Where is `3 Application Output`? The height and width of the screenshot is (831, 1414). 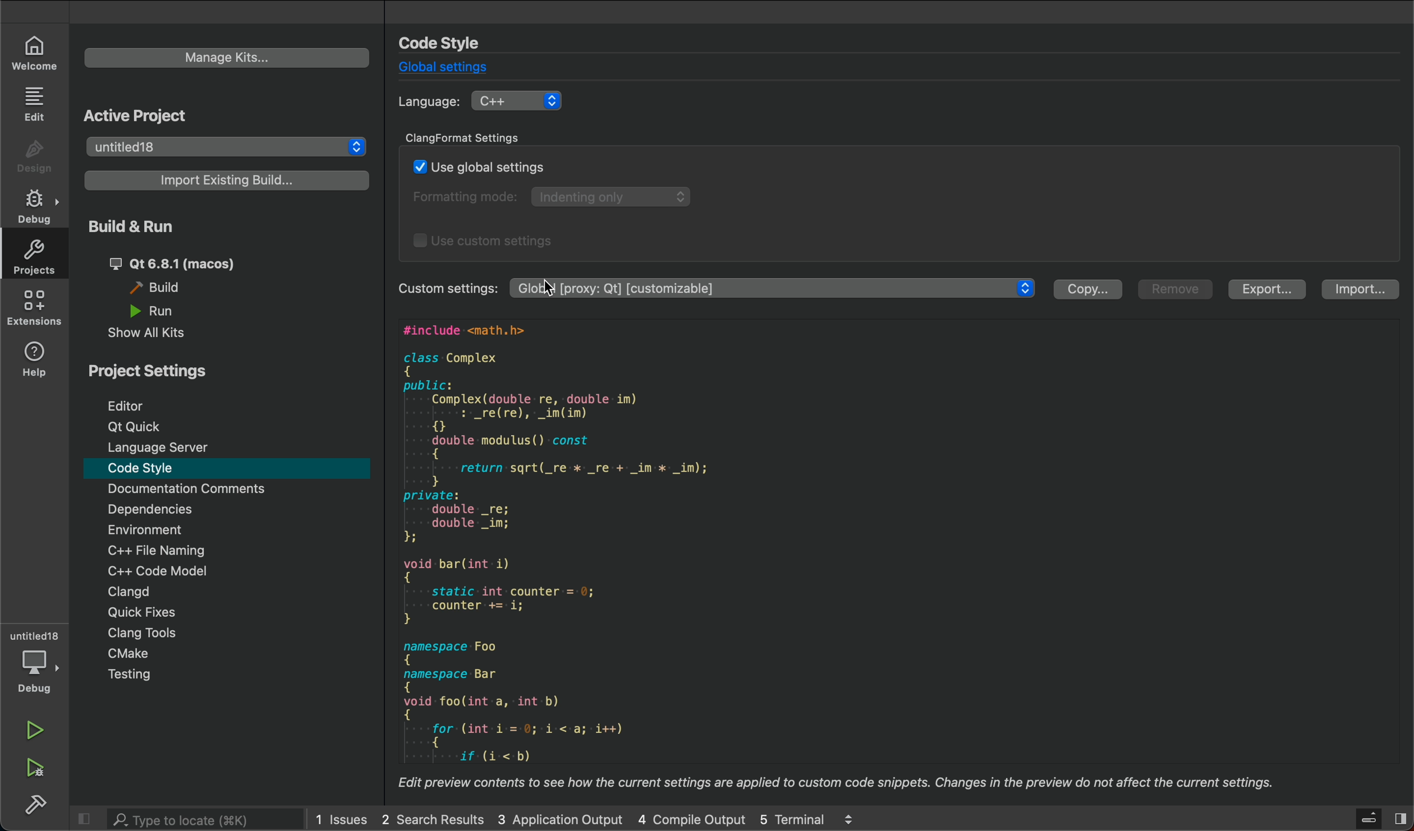 3 Application Output is located at coordinates (558, 818).